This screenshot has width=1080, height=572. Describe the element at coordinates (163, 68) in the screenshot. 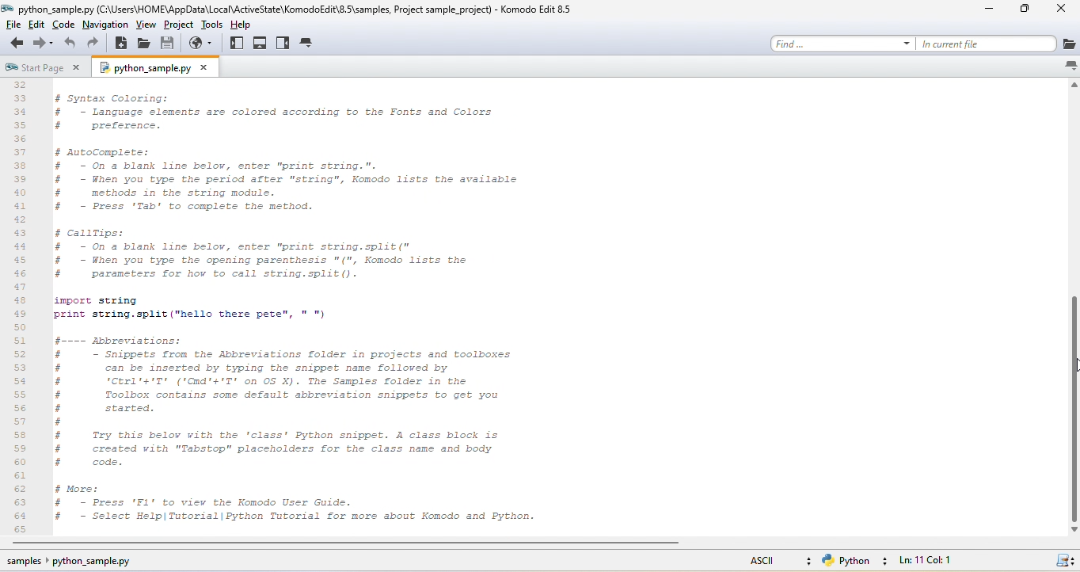

I see `python sample` at that location.